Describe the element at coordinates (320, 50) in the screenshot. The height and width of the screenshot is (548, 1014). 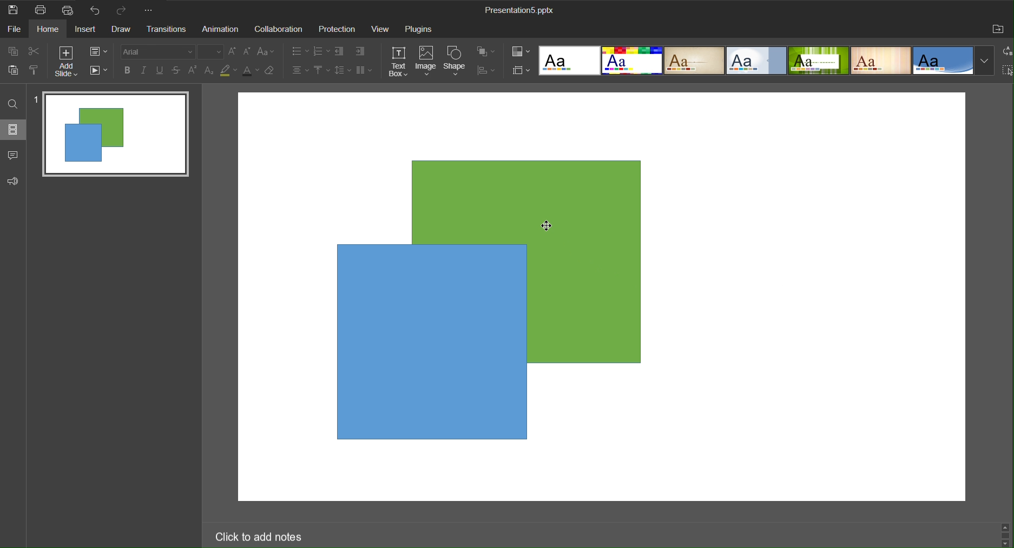
I see `numbered list` at that location.